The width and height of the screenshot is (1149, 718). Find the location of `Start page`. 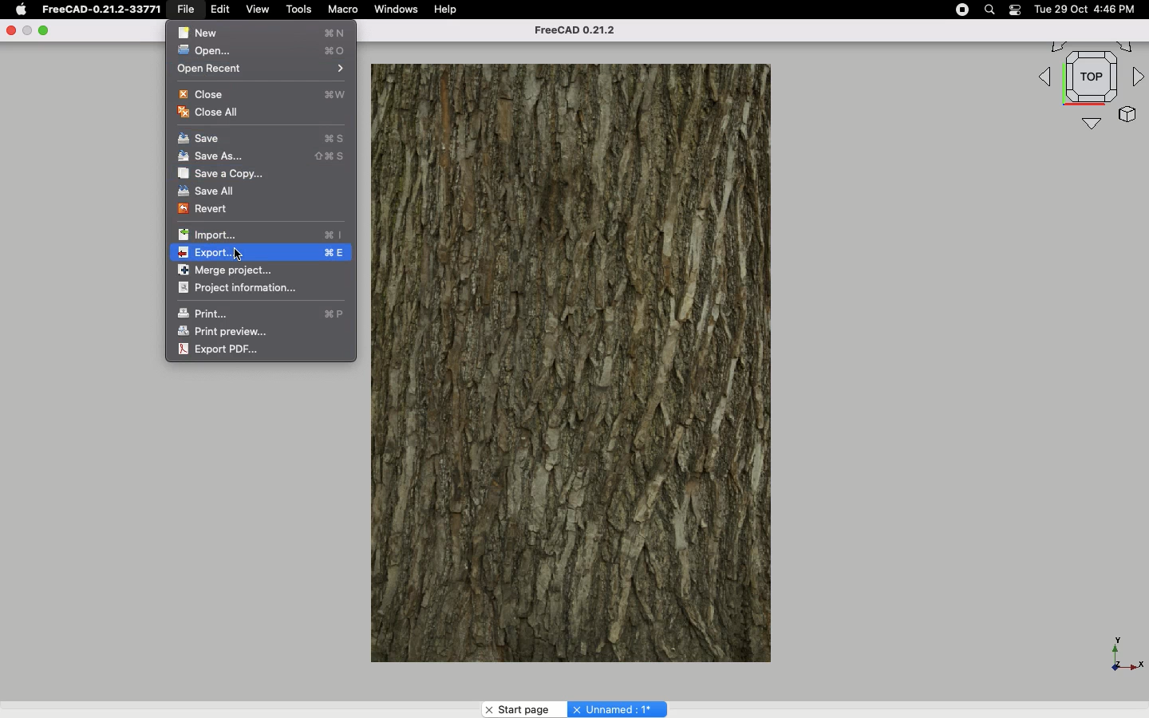

Start page is located at coordinates (523, 709).